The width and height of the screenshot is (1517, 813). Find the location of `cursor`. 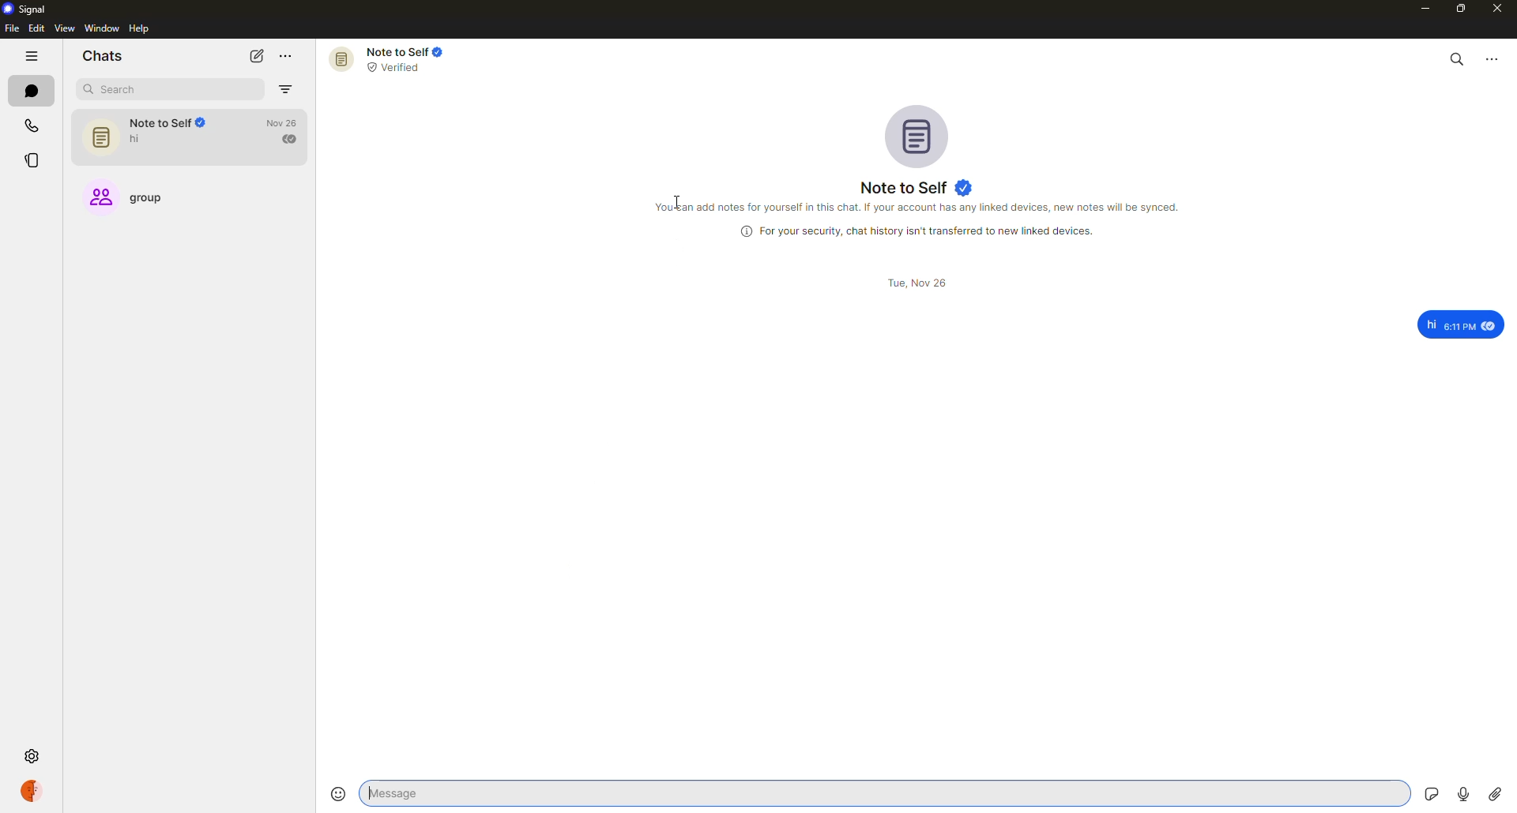

cursor is located at coordinates (671, 198).